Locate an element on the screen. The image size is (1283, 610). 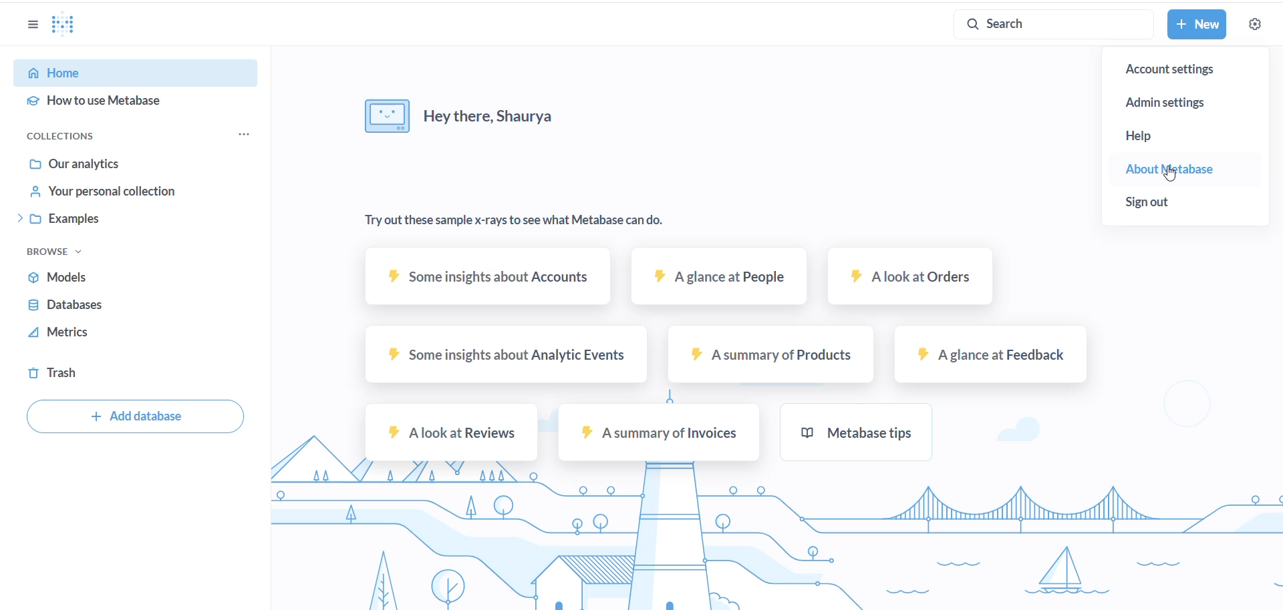
cursor is located at coordinates (1169, 176).